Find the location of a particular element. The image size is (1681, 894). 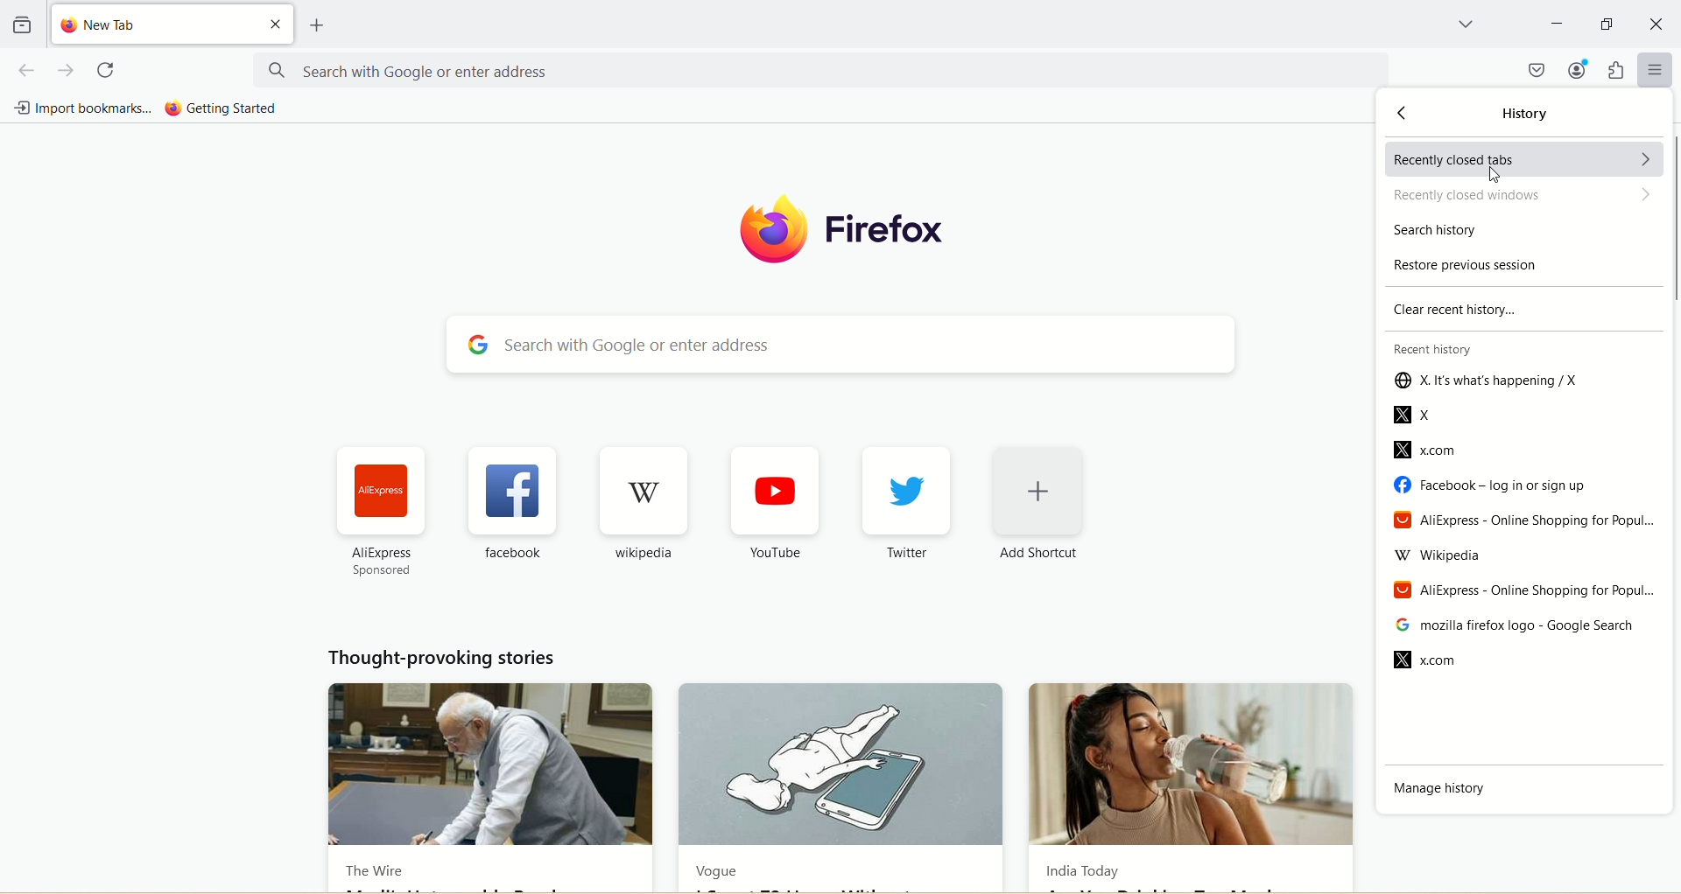

x.com is located at coordinates (1525, 447).